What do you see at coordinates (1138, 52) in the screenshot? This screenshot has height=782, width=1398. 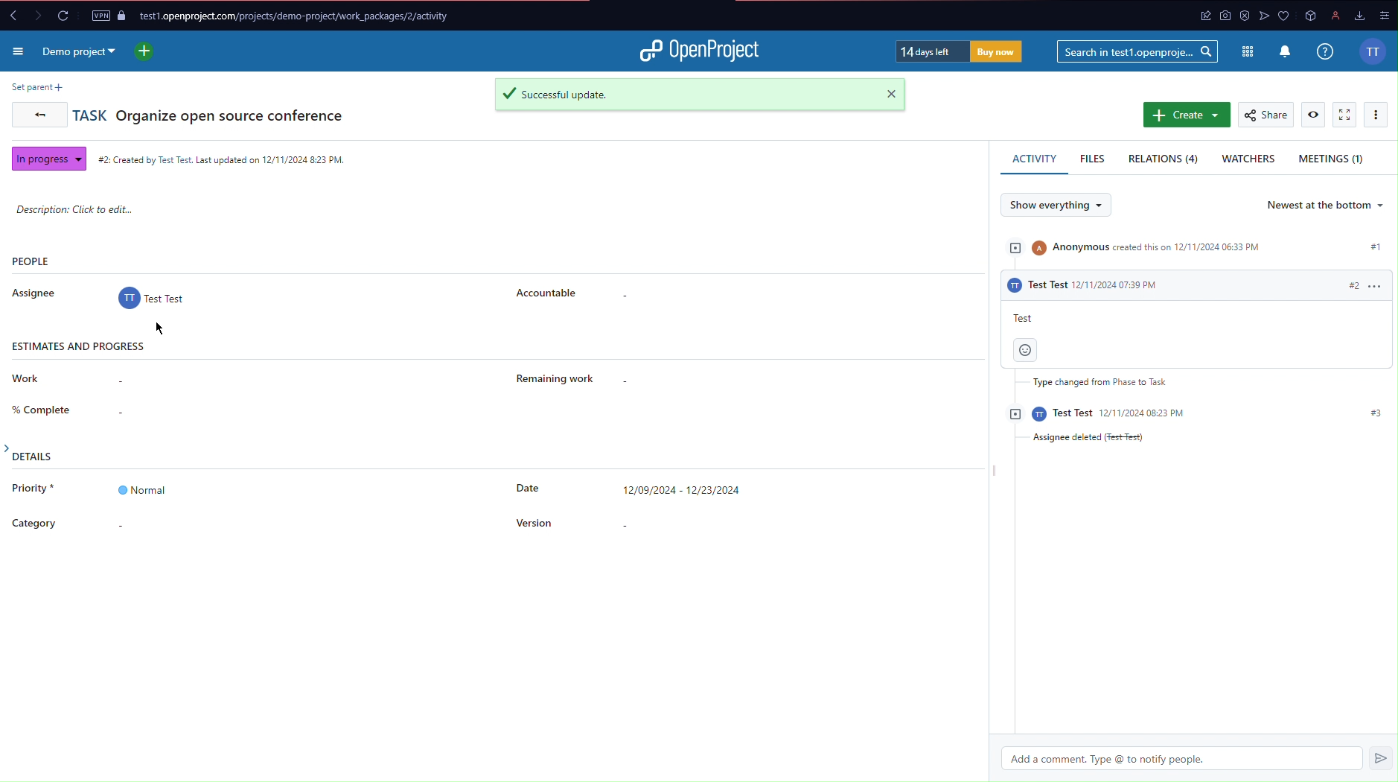 I see `Searchbar` at bounding box center [1138, 52].